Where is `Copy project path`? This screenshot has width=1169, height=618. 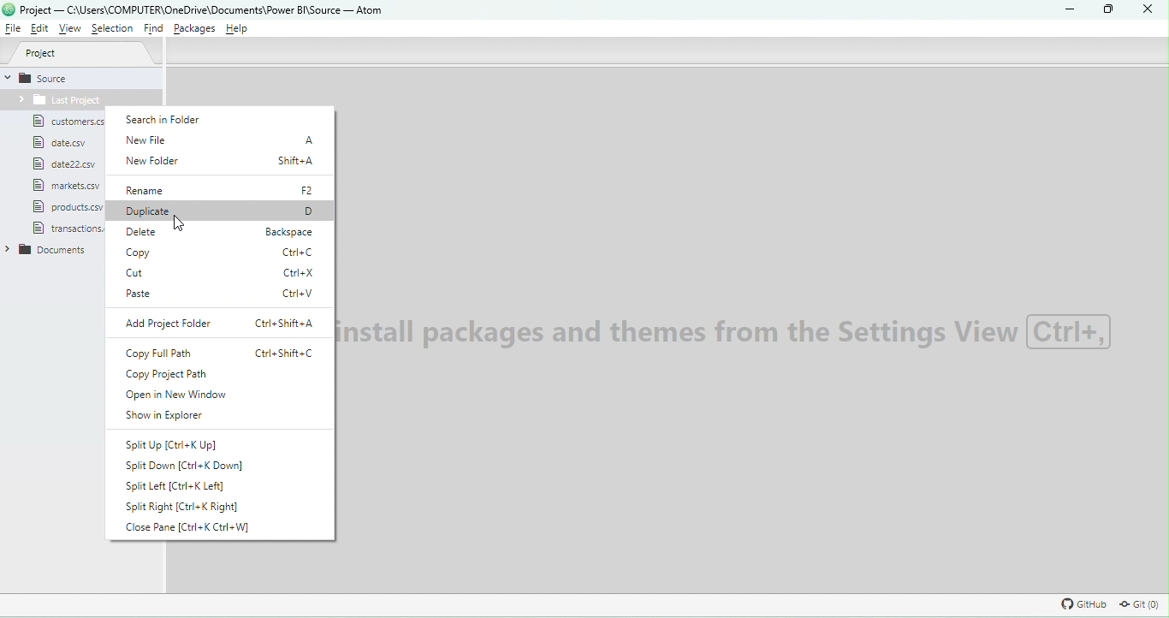
Copy project path is located at coordinates (221, 374).